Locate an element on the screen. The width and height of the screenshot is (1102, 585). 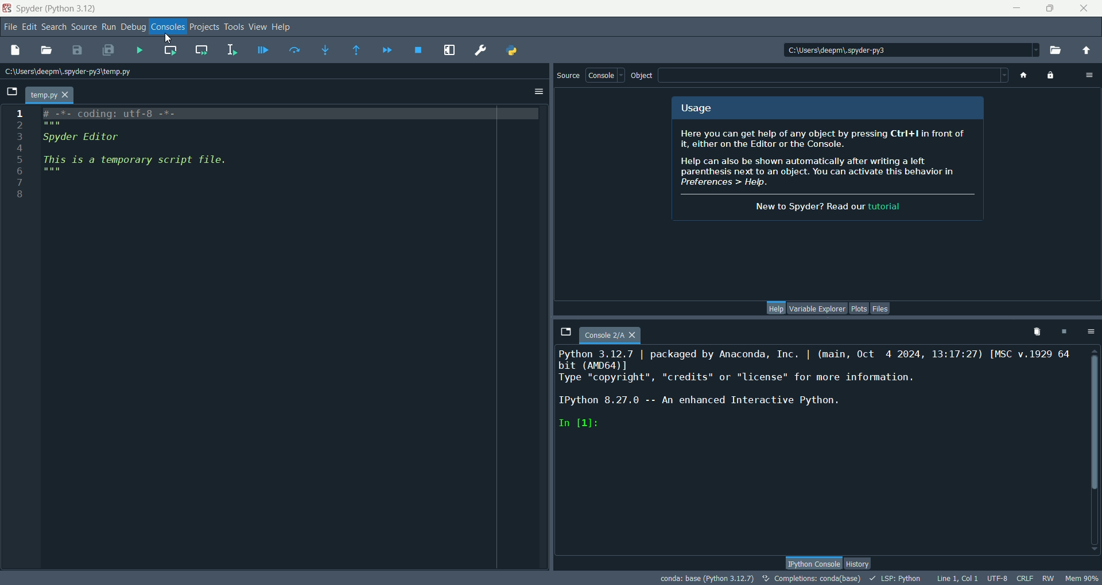
home is located at coordinates (1025, 75).